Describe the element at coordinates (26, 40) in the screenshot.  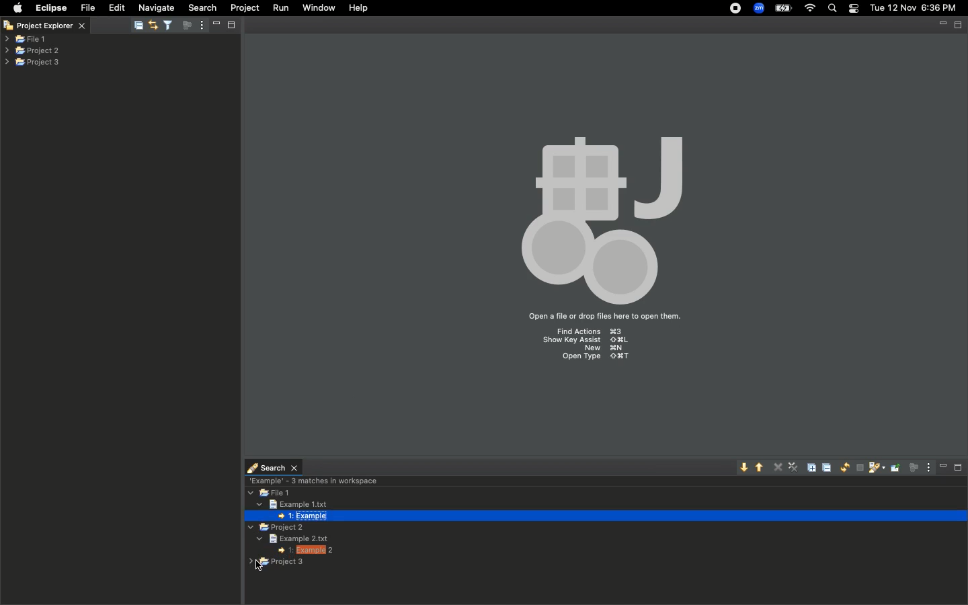
I see `File 1` at that location.